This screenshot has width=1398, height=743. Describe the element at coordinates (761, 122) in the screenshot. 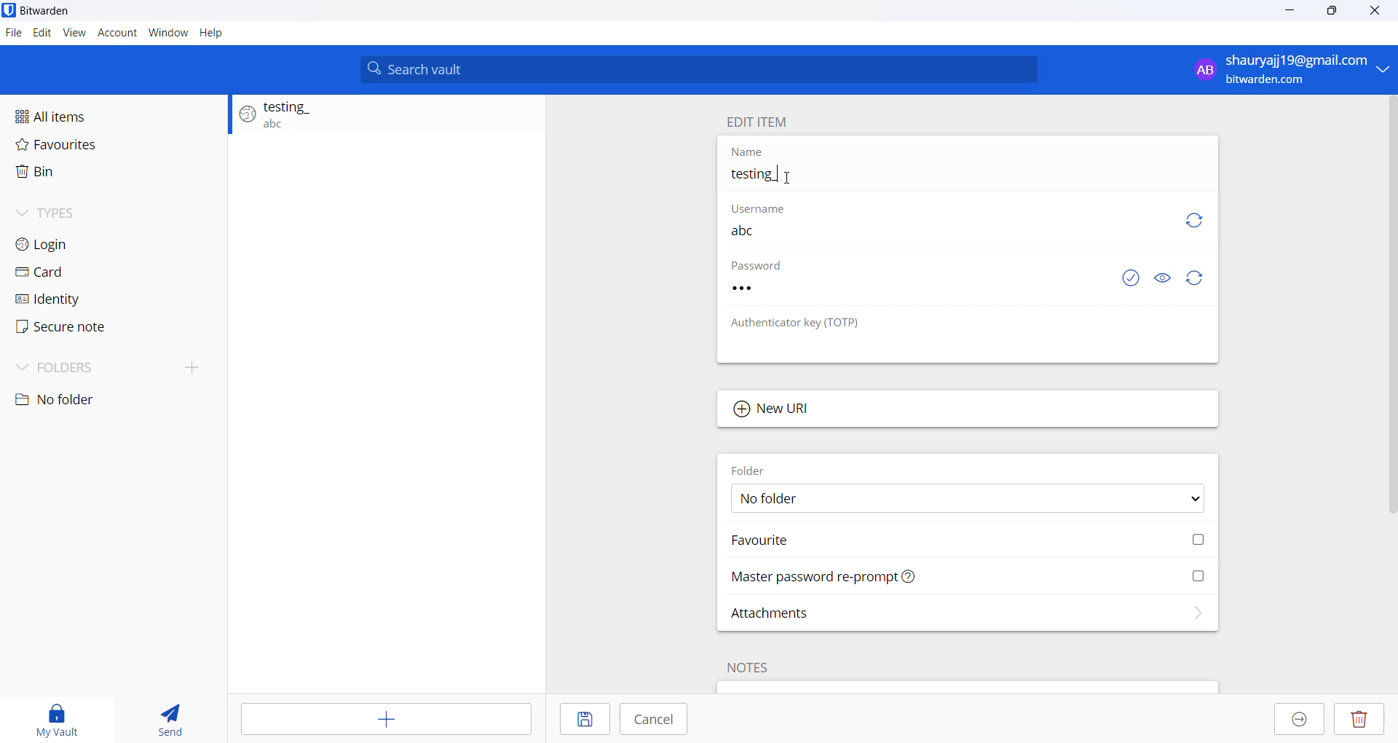

I see `Edit name heading` at that location.